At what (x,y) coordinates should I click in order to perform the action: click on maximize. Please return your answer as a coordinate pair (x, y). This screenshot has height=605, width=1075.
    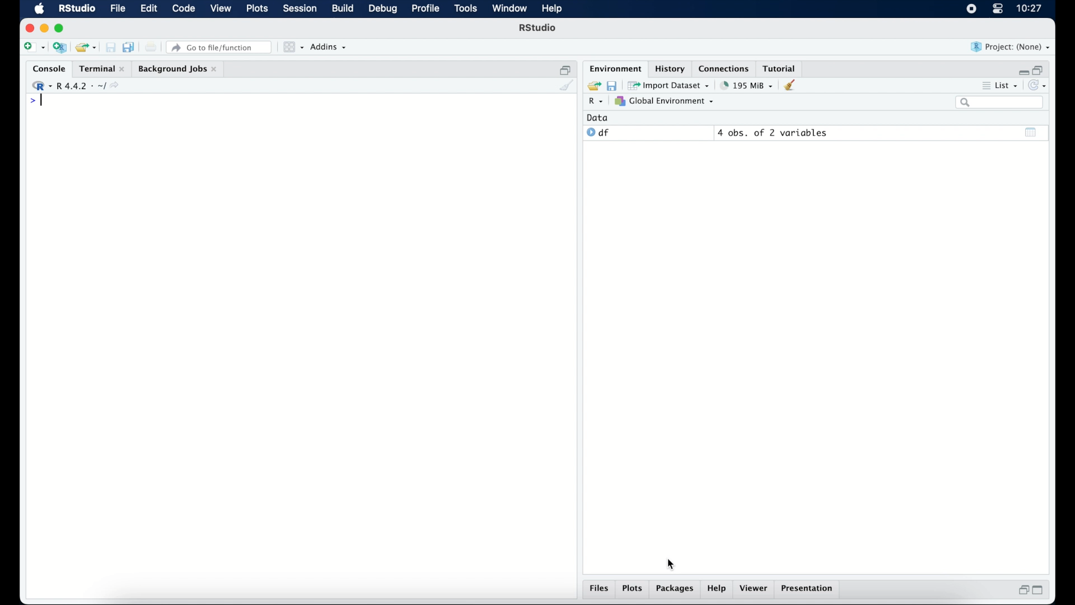
    Looking at the image, I should click on (61, 28).